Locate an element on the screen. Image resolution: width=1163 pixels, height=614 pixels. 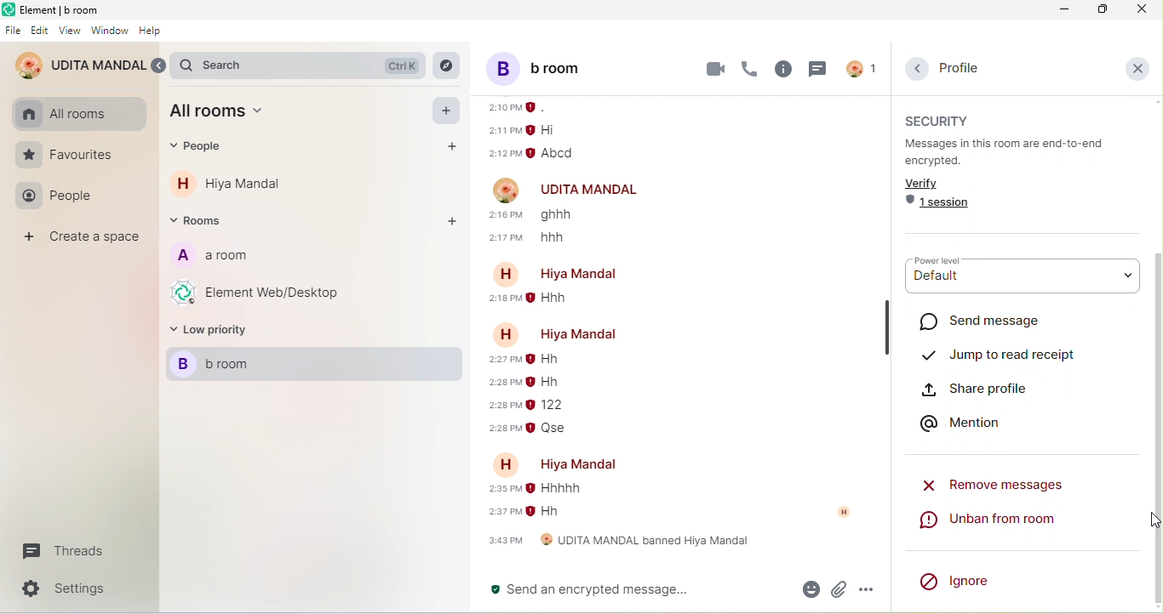
create a space is located at coordinates (85, 239).